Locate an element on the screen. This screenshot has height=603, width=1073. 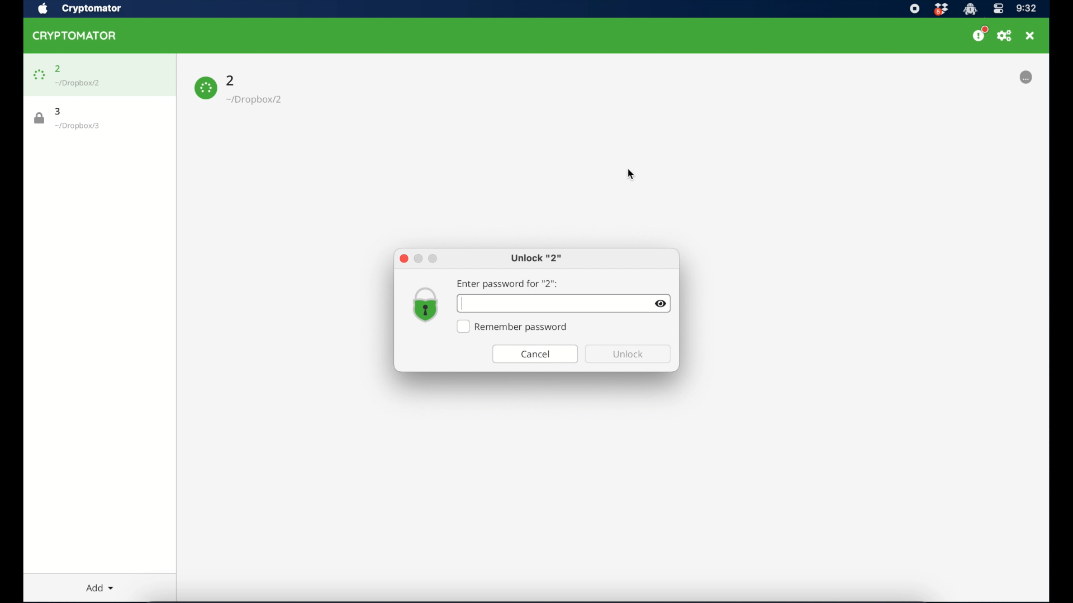
vault icon is located at coordinates (426, 305).